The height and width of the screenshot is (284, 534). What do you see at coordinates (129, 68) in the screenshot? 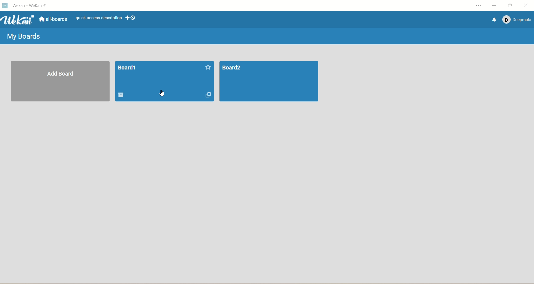
I see `board1` at bounding box center [129, 68].